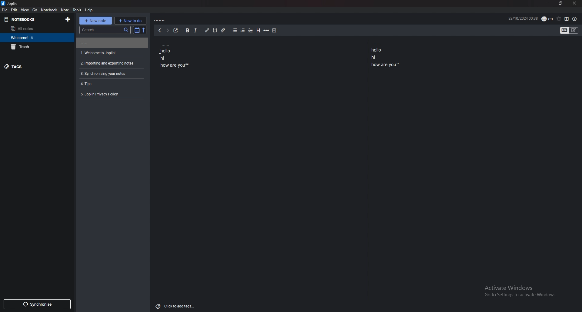 Image resolution: width=582 pixels, height=312 pixels. What do you see at coordinates (274, 31) in the screenshot?
I see `add time` at bounding box center [274, 31].